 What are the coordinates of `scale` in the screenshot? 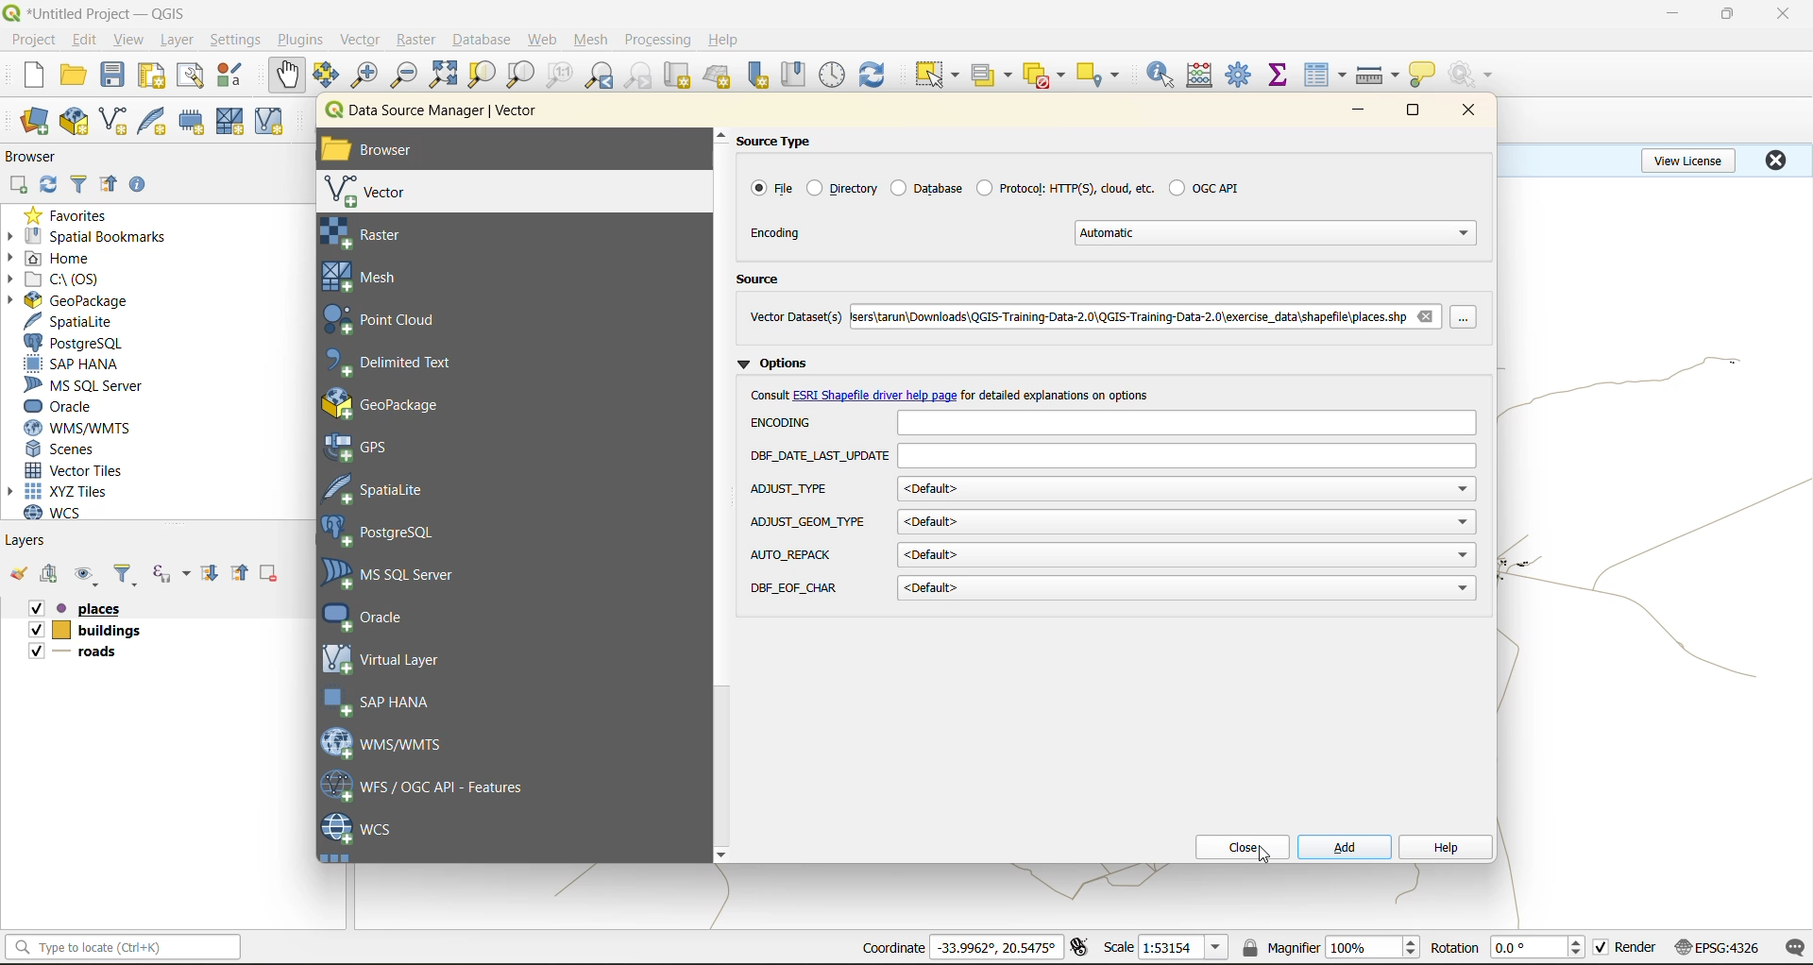 It's located at (1118, 946).